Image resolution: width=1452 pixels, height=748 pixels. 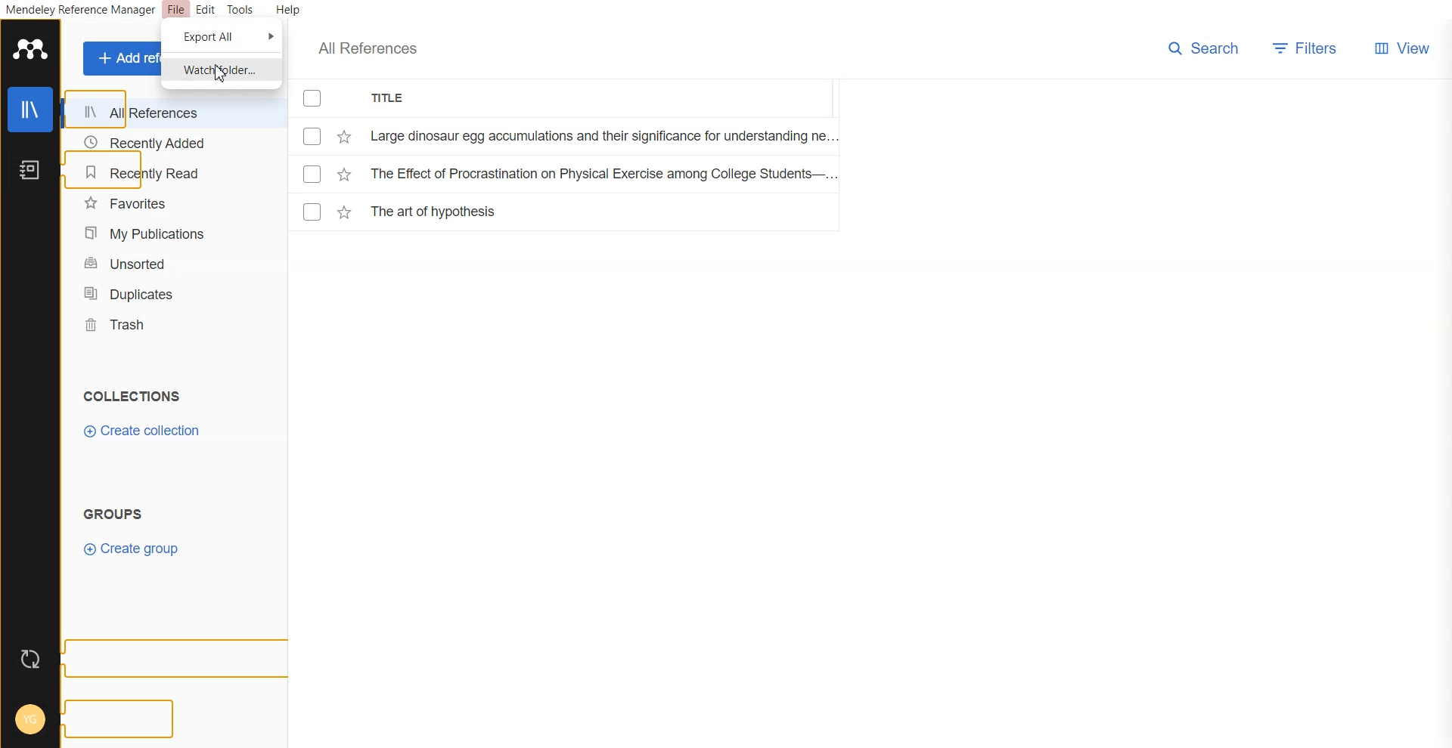 I want to click on Recently Added, so click(x=161, y=145).